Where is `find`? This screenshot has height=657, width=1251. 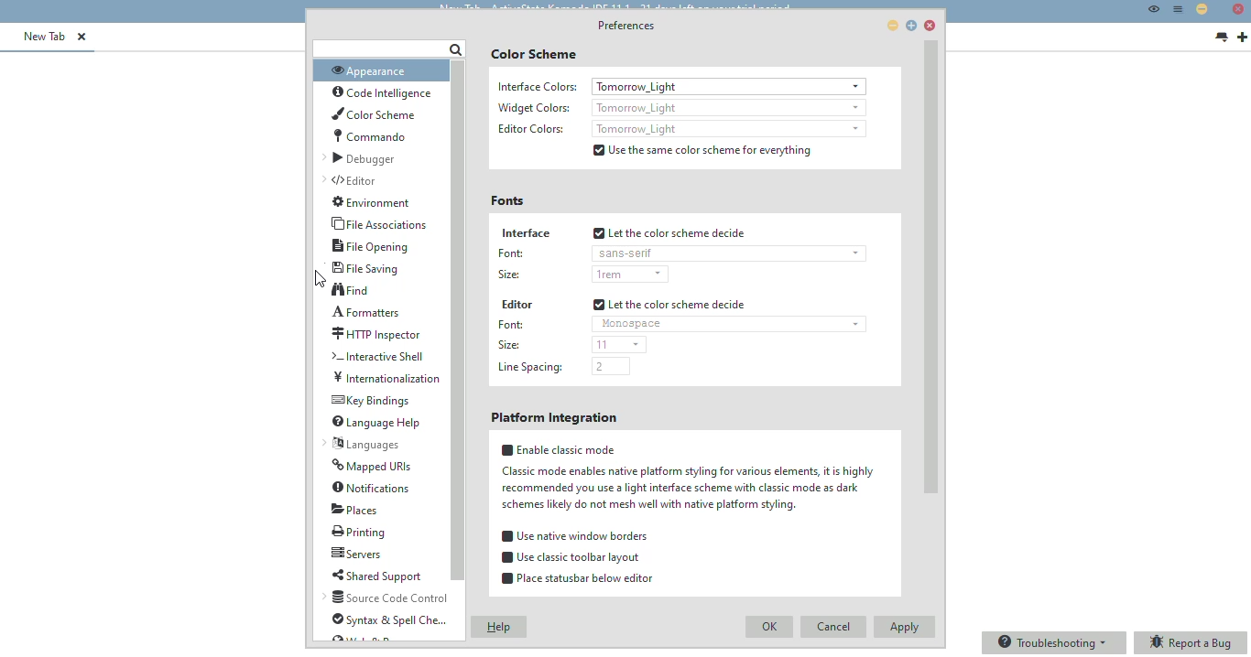
find is located at coordinates (351, 289).